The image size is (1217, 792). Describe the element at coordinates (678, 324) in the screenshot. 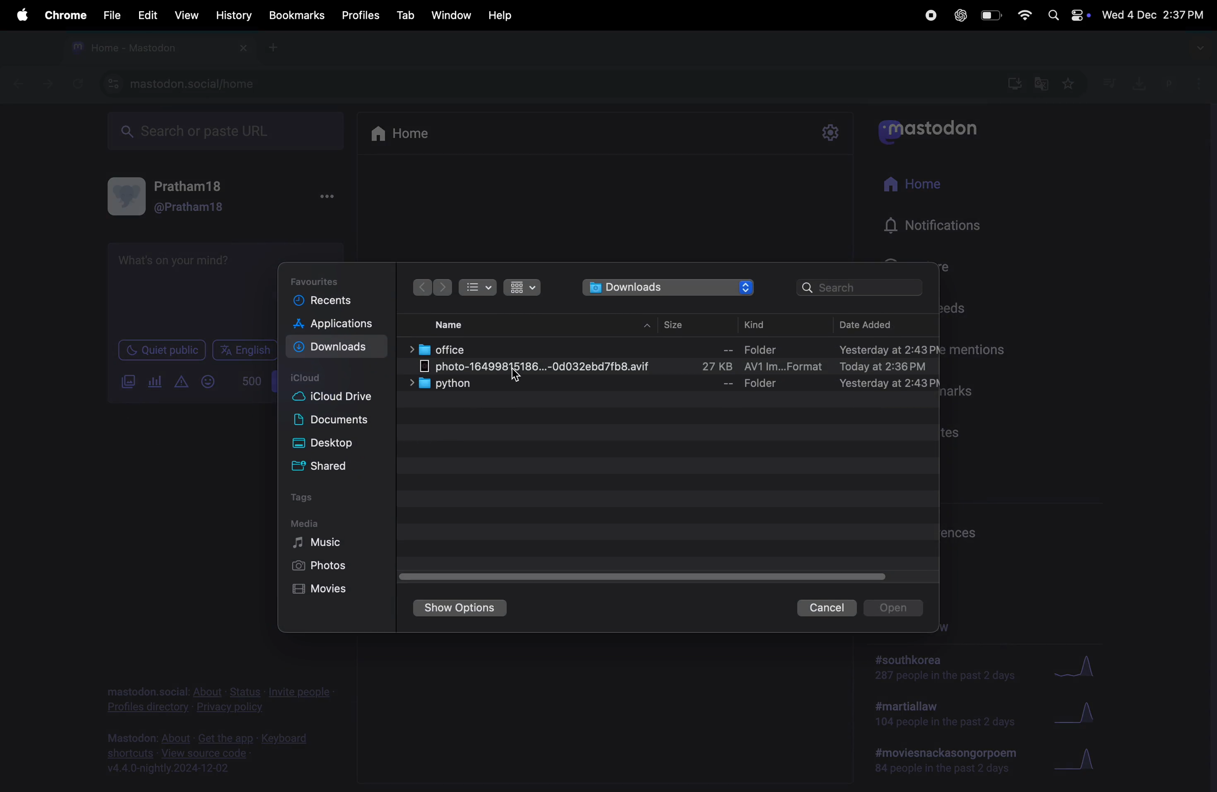

I see `size` at that location.